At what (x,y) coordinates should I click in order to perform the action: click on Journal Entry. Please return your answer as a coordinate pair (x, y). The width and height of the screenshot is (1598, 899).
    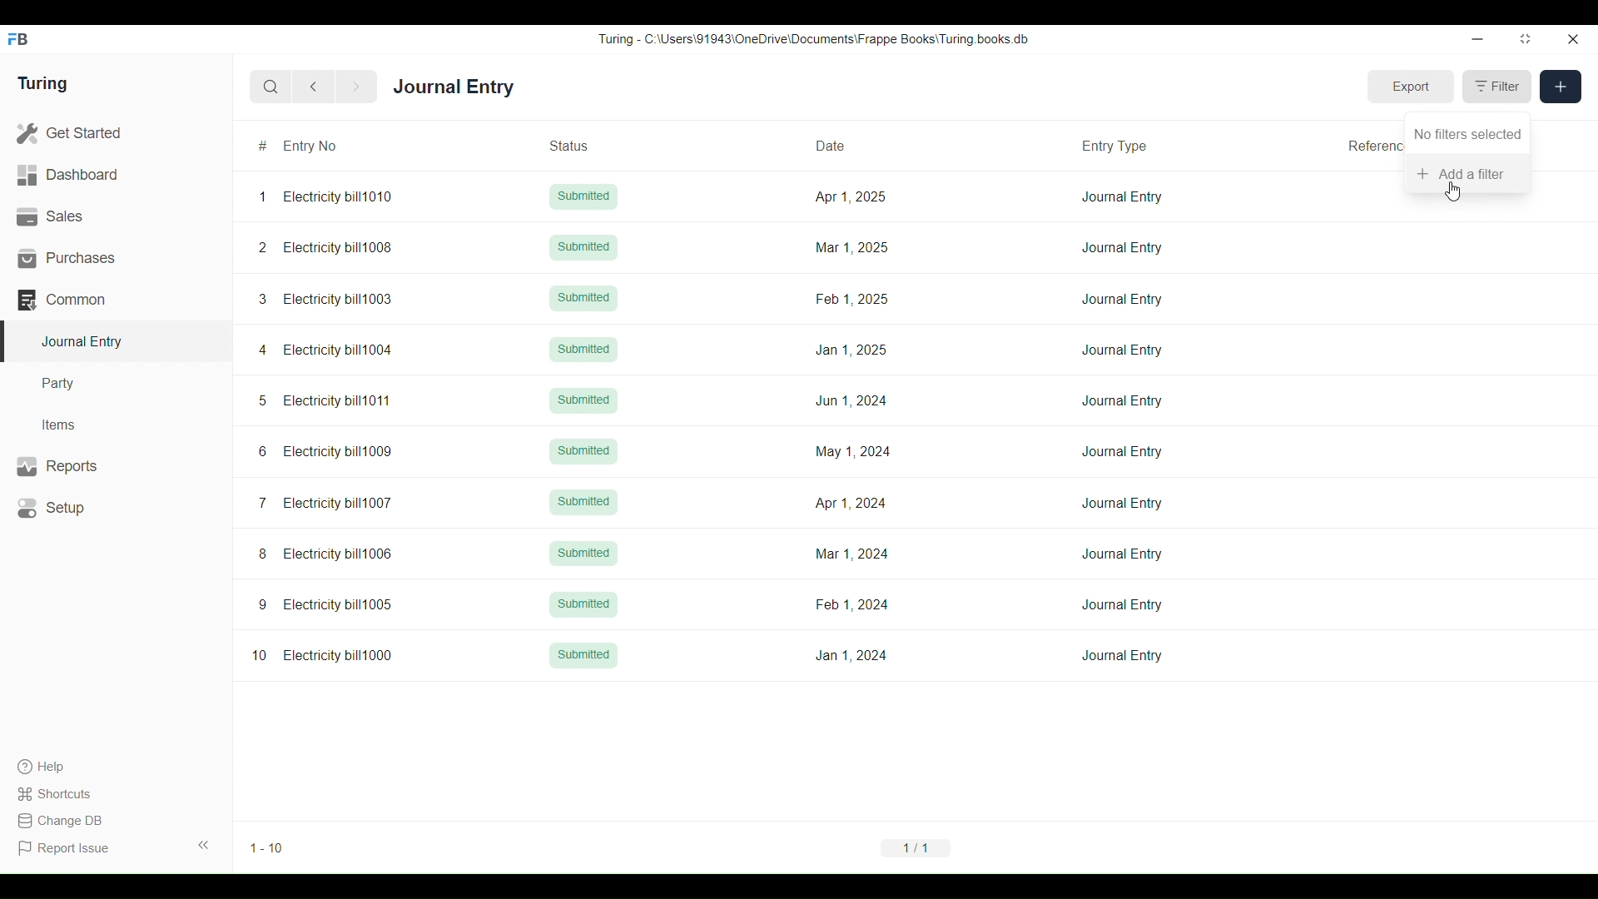
    Looking at the image, I should click on (454, 86).